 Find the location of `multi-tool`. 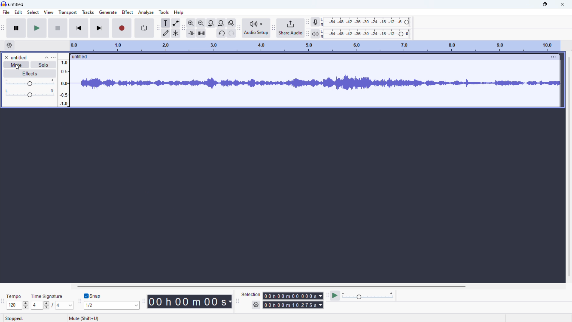

multi-tool is located at coordinates (176, 33).